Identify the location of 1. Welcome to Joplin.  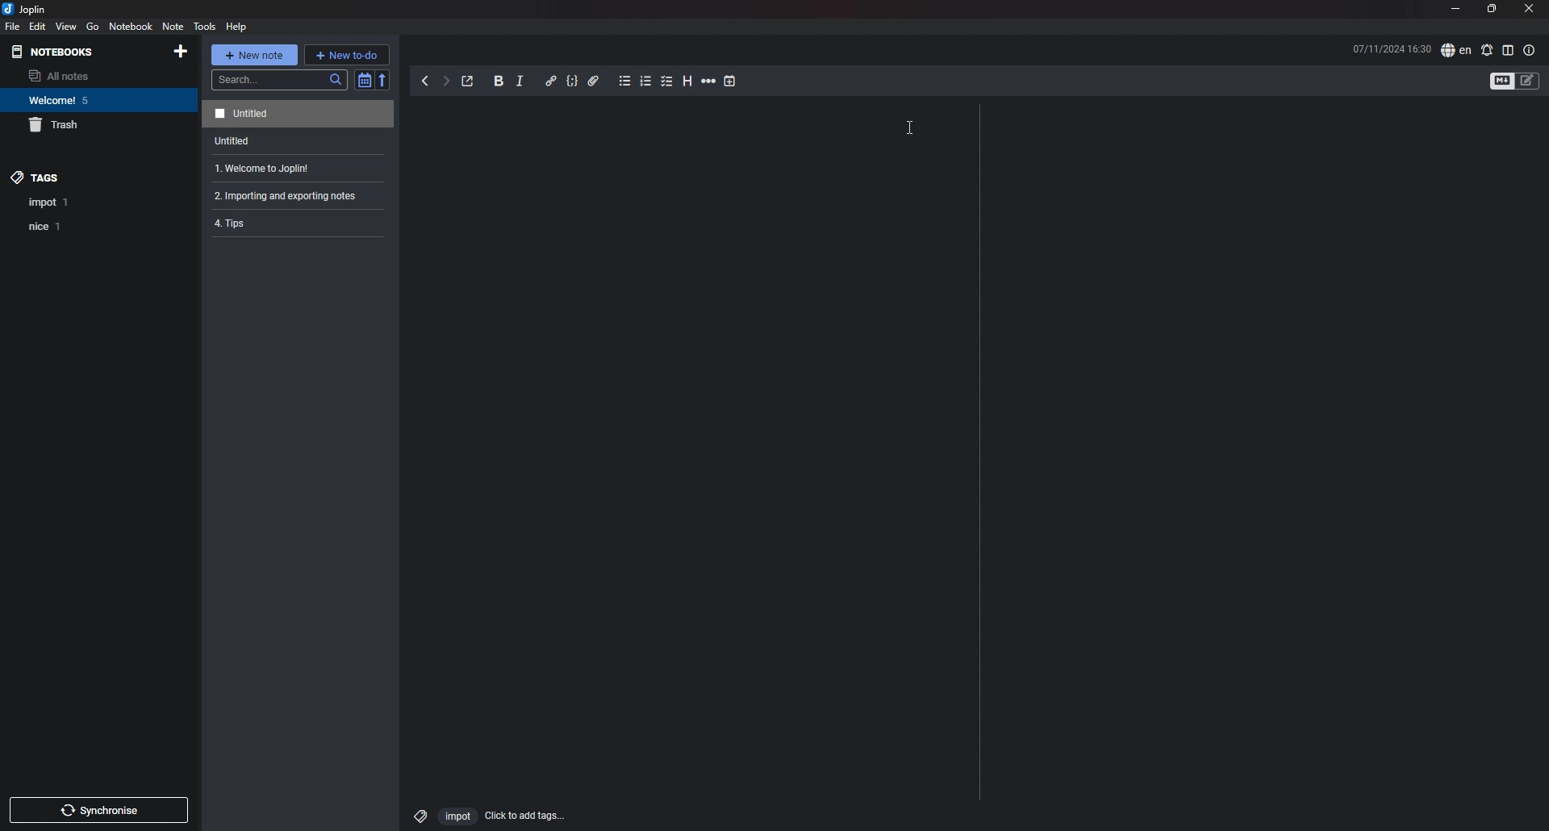
(257, 169).